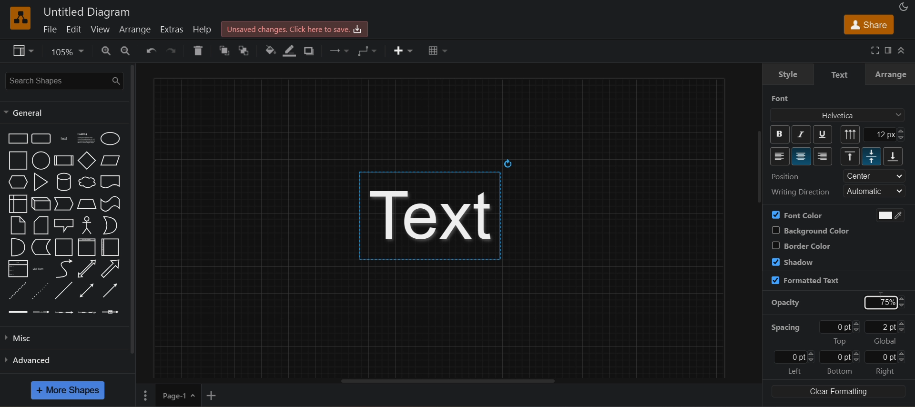 Image resolution: width=915 pixels, height=407 pixels. What do you see at coordinates (111, 138) in the screenshot?
I see `ellipse` at bounding box center [111, 138].